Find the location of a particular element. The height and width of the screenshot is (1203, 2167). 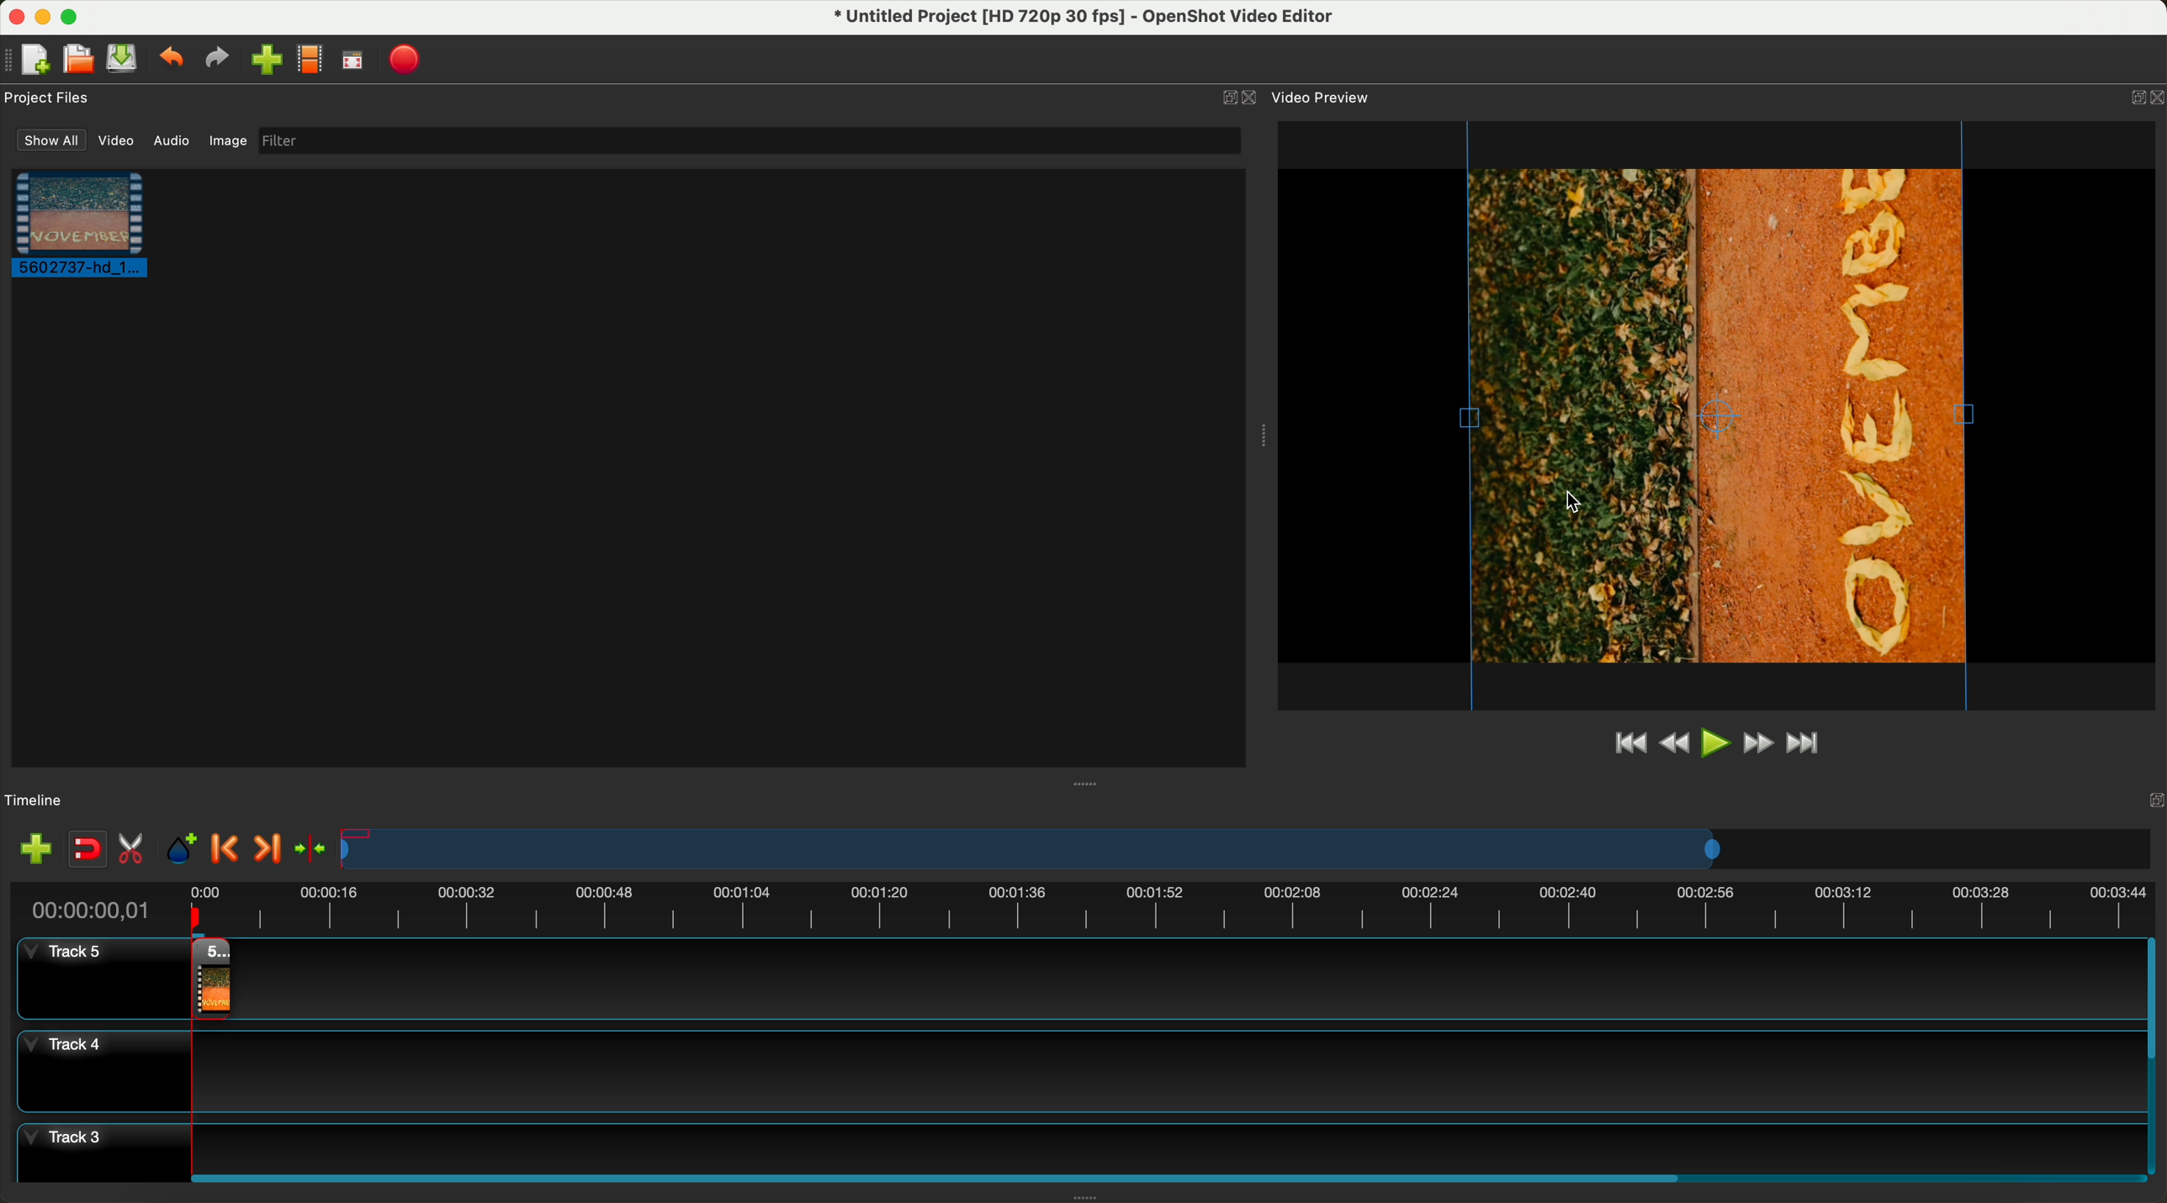

add track is located at coordinates (36, 849).